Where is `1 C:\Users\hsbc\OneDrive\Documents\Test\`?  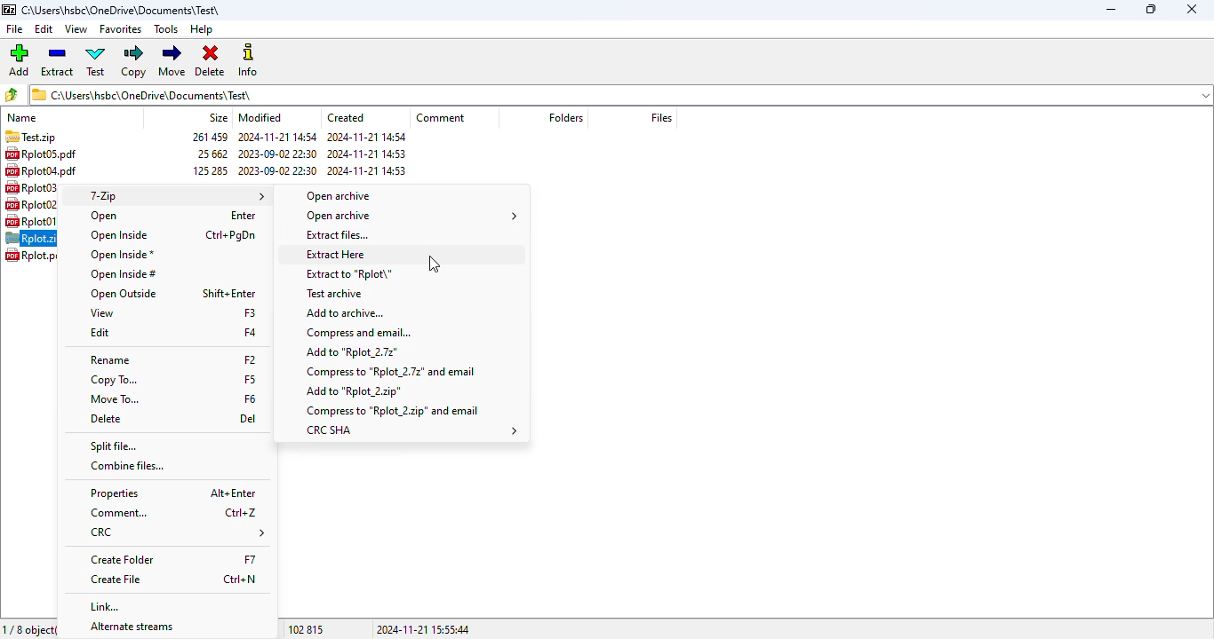 1 C:\Users\hsbc\OneDrive\Documents\Test\ is located at coordinates (622, 95).